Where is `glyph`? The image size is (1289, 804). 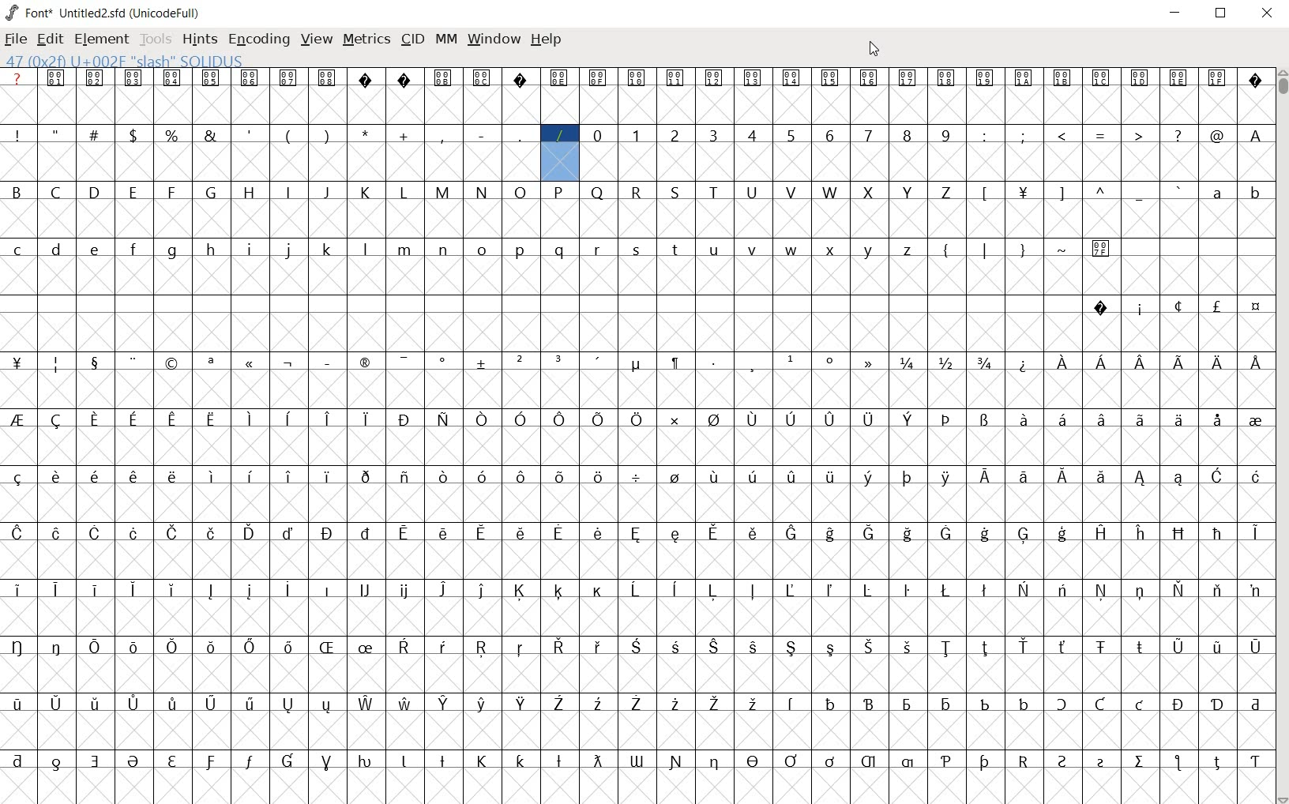
glyph is located at coordinates (1256, 82).